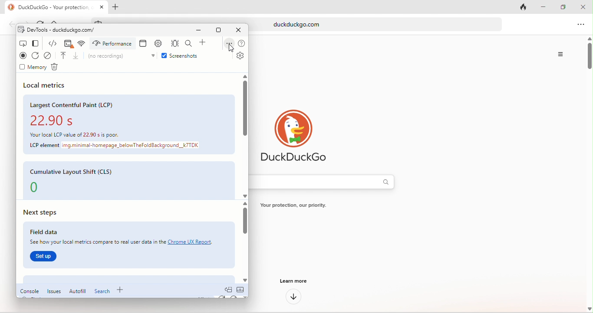  What do you see at coordinates (10, 7) in the screenshot?
I see `duckduck go logo` at bounding box center [10, 7].